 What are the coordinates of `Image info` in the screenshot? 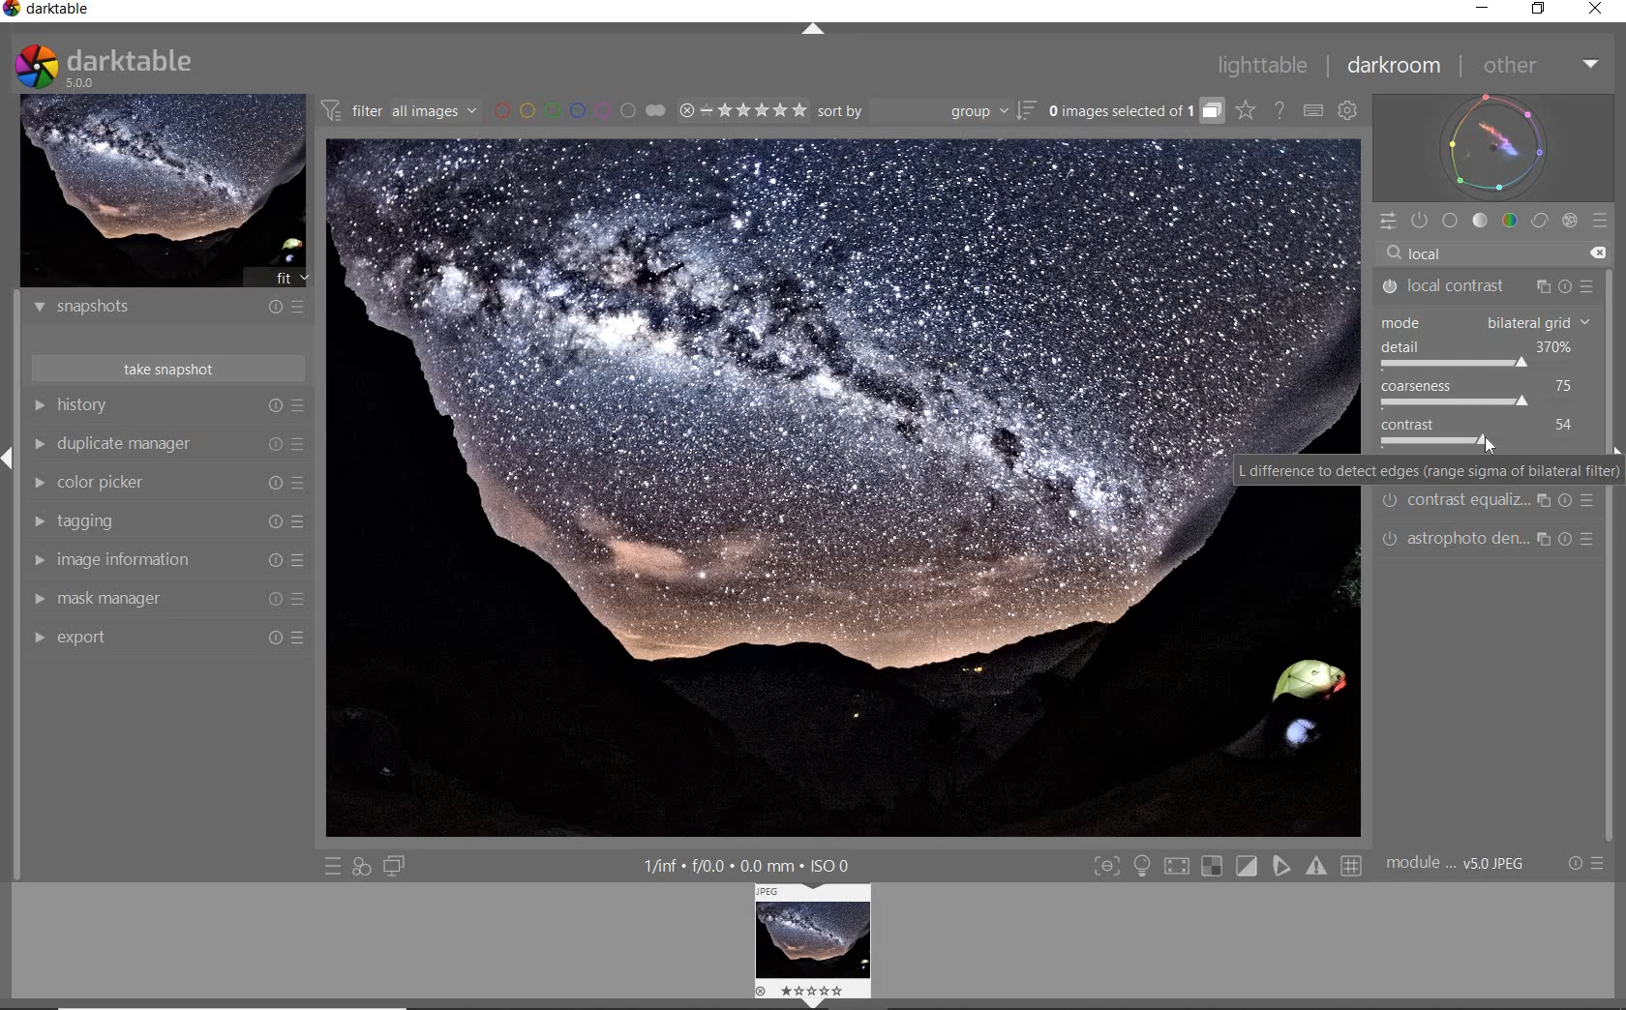 It's located at (1458, 862).